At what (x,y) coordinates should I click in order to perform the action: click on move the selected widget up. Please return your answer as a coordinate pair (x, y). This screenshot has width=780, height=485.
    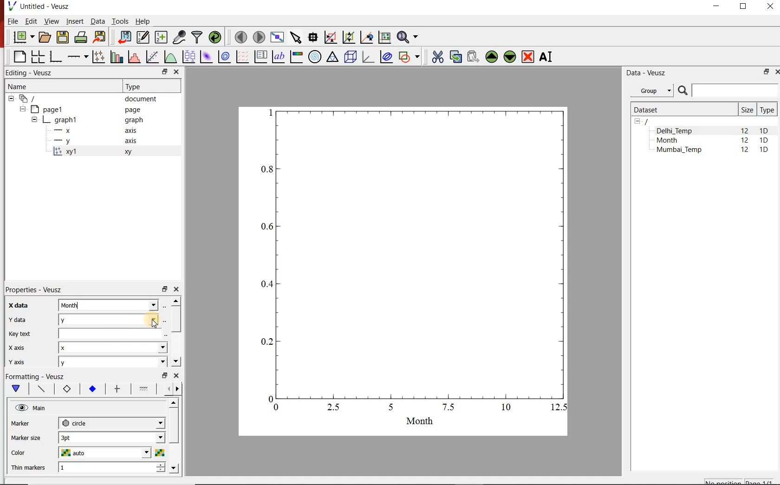
    Looking at the image, I should click on (491, 57).